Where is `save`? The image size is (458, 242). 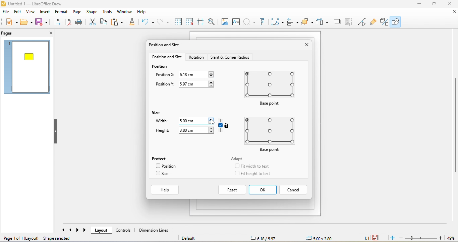 save is located at coordinates (42, 22).